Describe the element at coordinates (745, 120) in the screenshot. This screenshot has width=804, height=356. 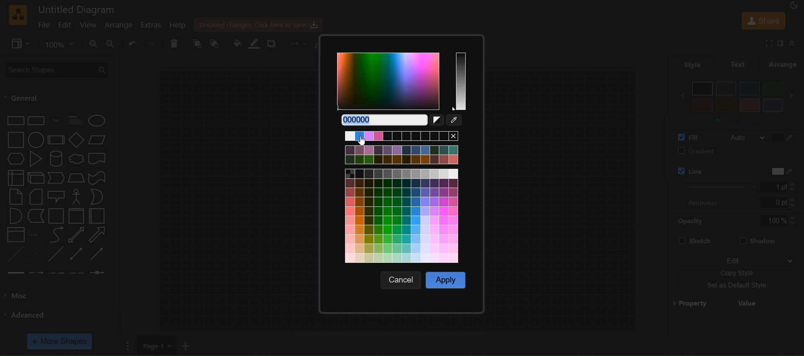
I see `sections` at that location.